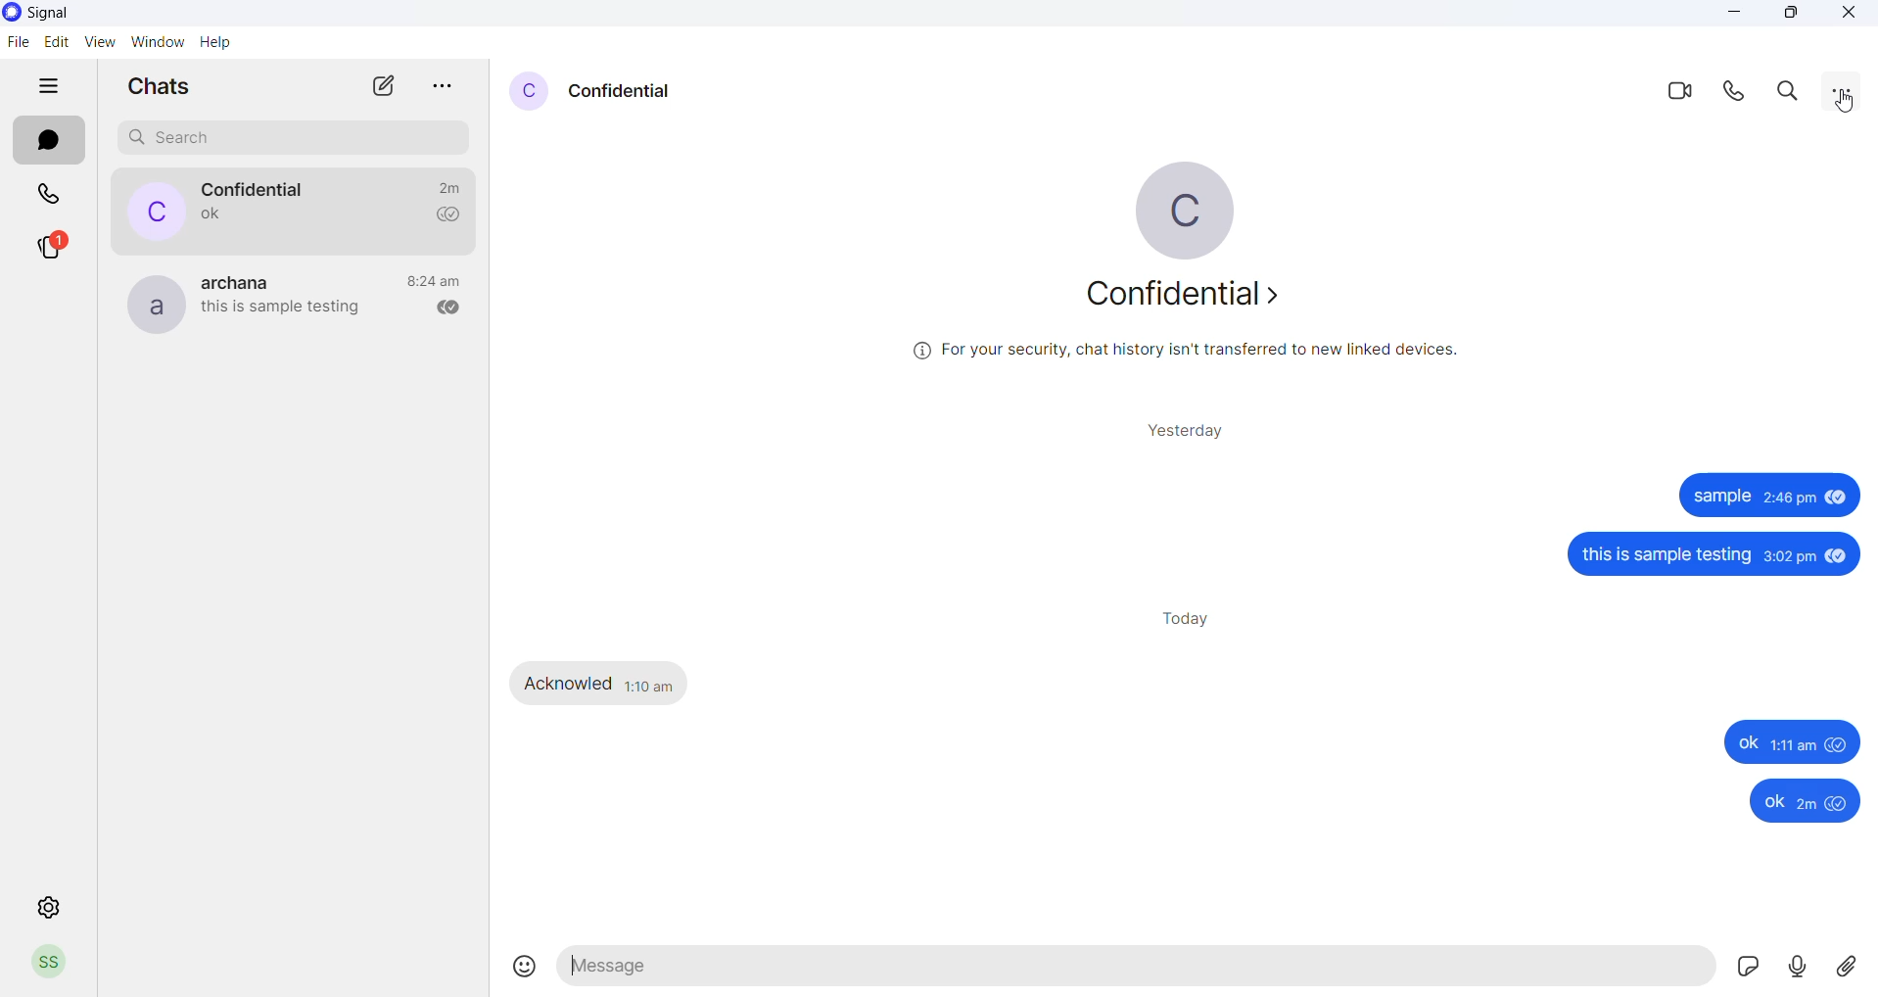  Describe the element at coordinates (1798, 970) in the screenshot. I see `voice note` at that location.